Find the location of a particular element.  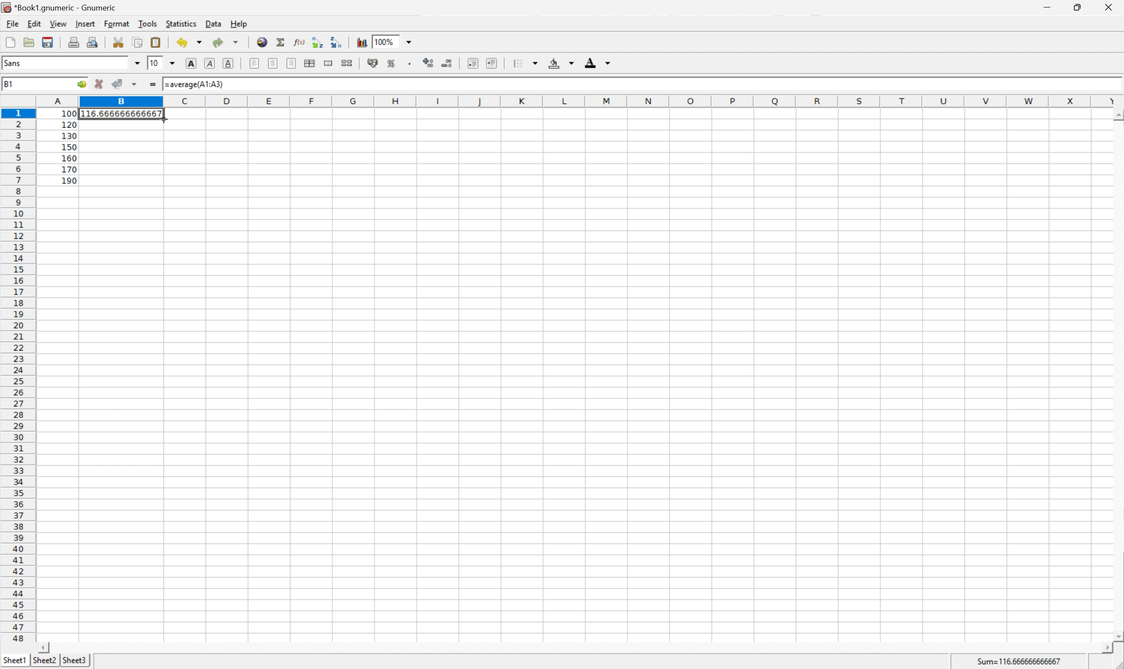

Statistics is located at coordinates (181, 23).